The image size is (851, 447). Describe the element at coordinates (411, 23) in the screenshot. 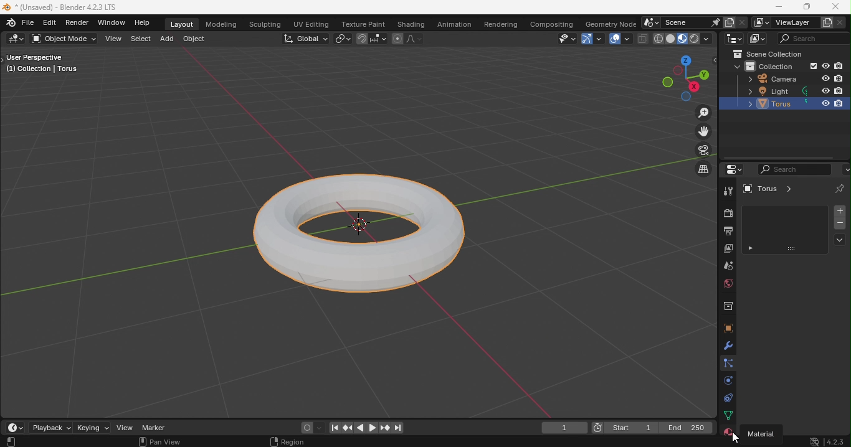

I see `Shading` at that location.